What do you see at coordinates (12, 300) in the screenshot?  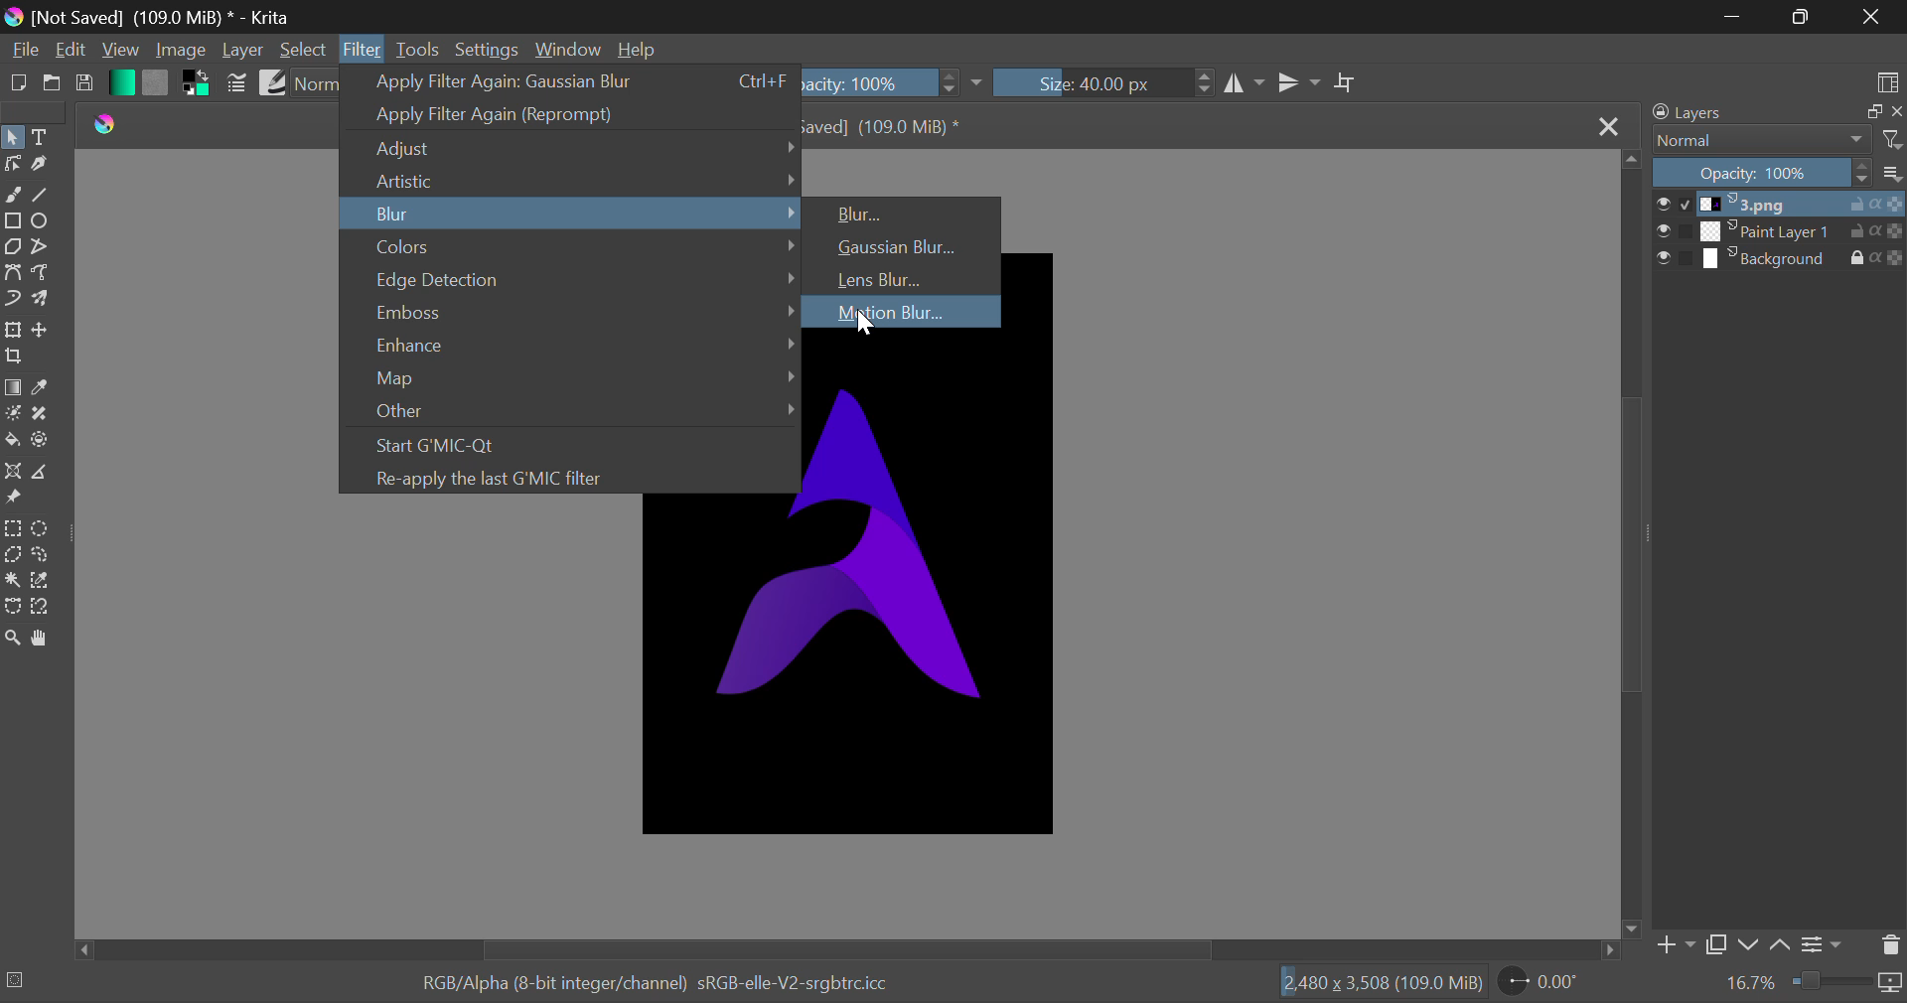 I see `Dynamic Brush` at bounding box center [12, 300].